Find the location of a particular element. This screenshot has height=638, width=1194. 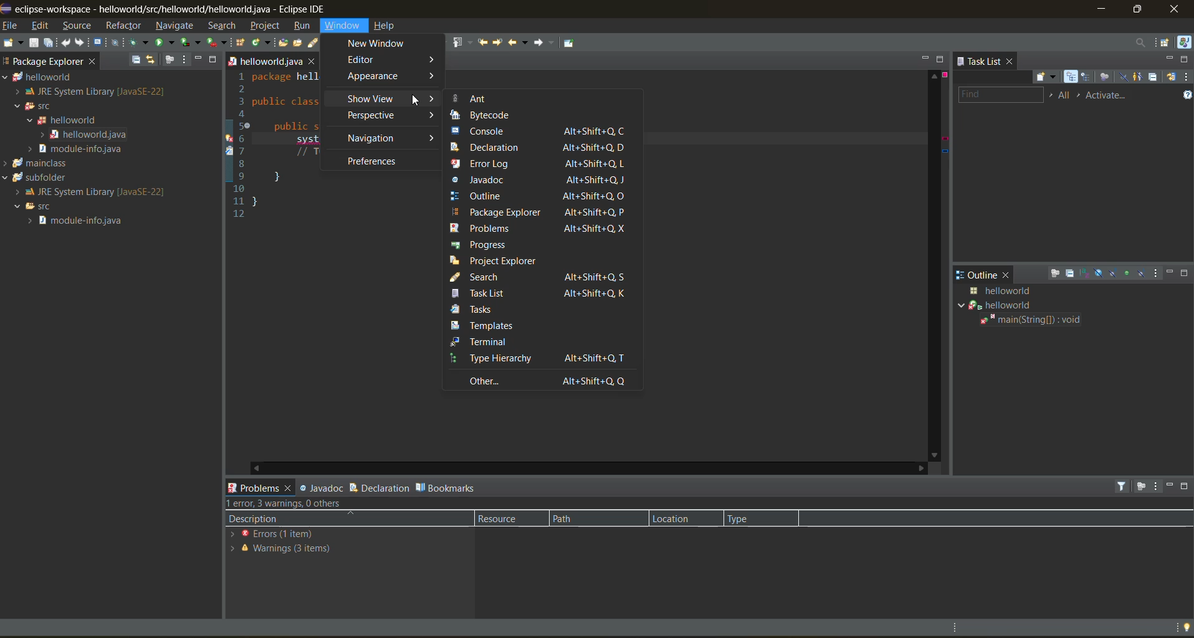

close is located at coordinates (1012, 62).